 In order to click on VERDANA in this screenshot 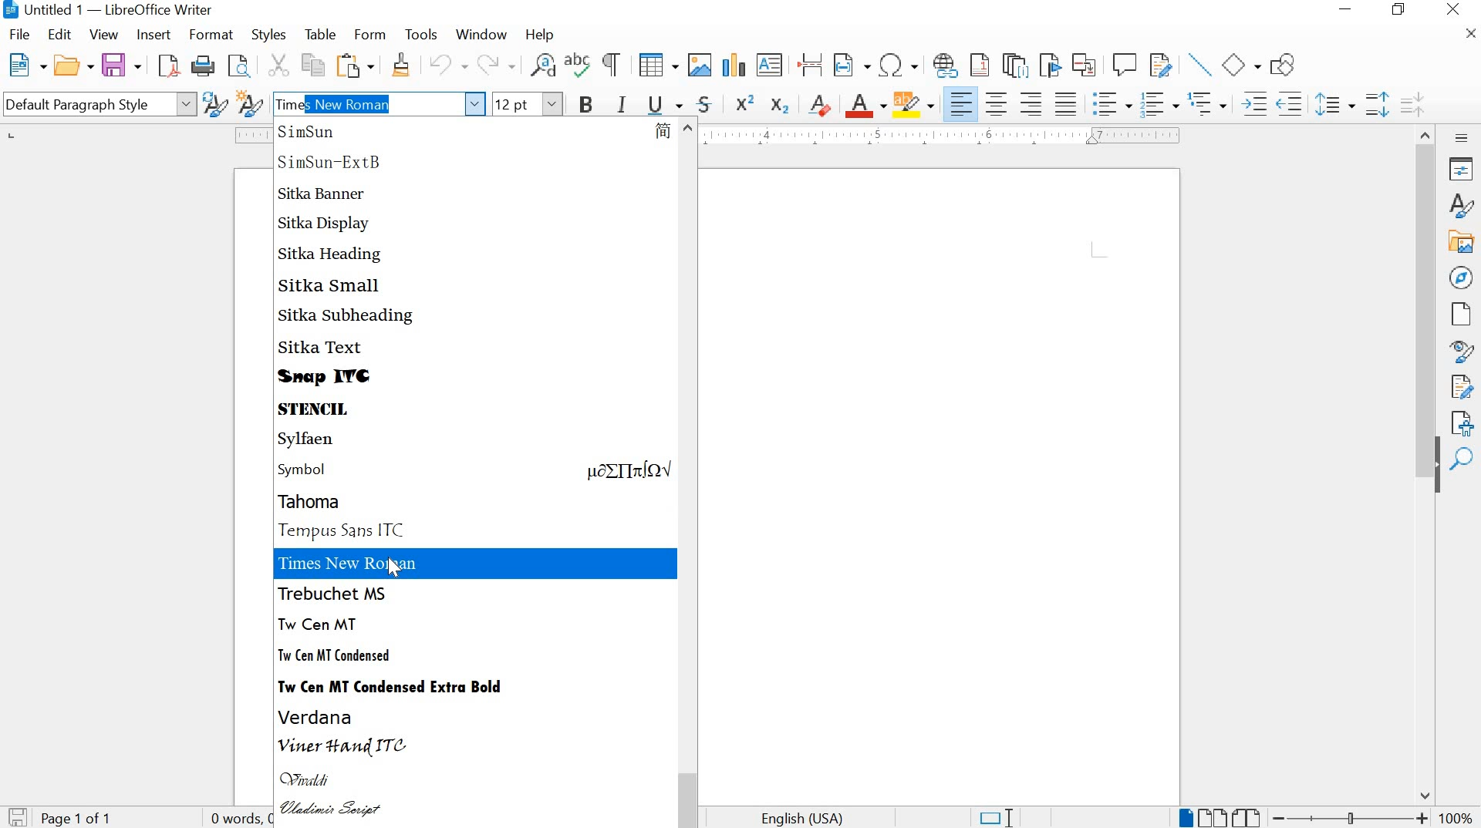, I will do `click(322, 717)`.